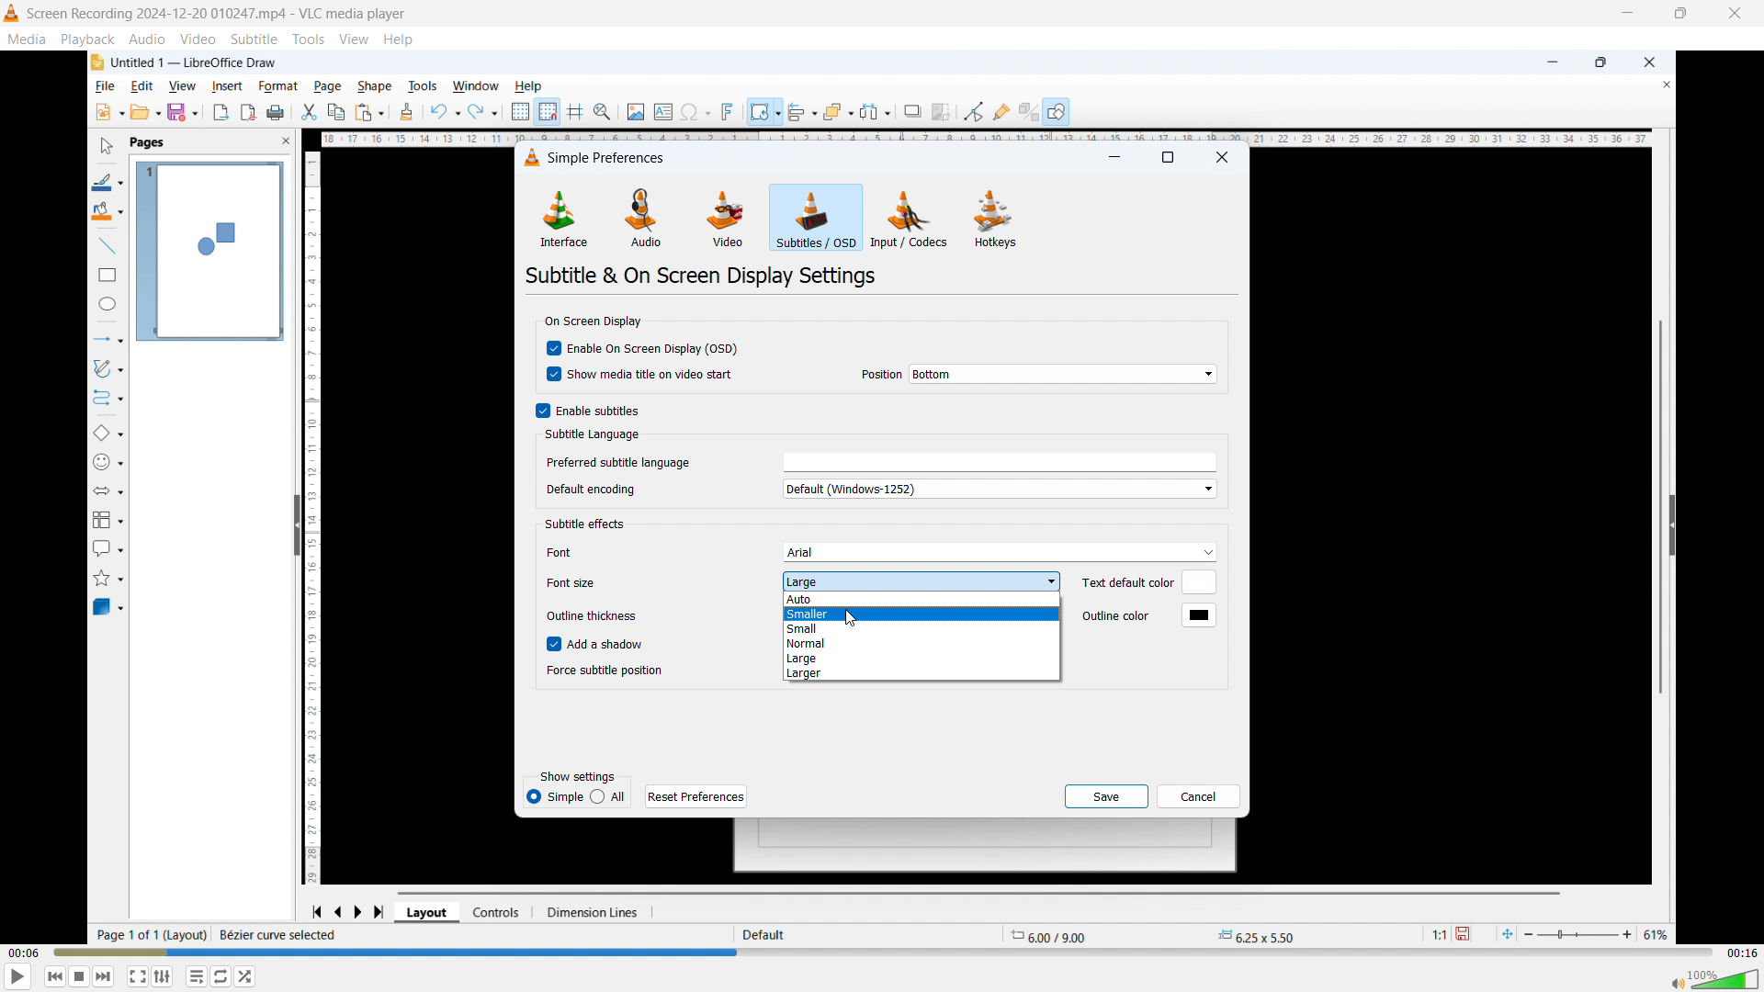  I want to click on Larger , so click(922, 673).